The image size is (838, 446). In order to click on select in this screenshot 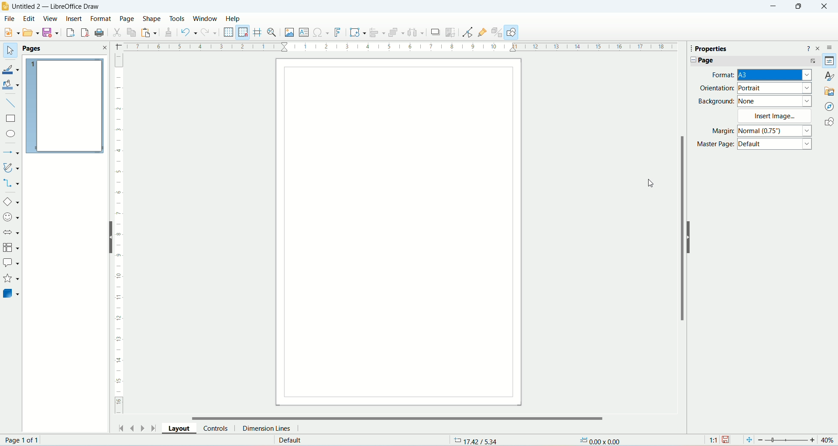, I will do `click(9, 51)`.